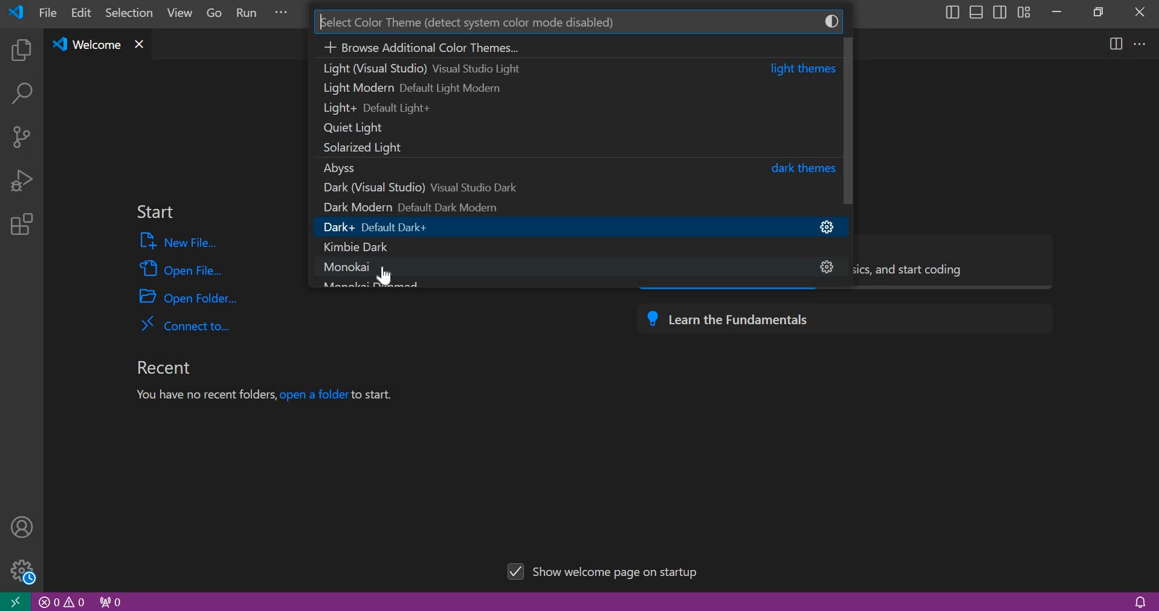 Image resolution: width=1159 pixels, height=611 pixels. I want to click on kimbie dark, so click(570, 248).